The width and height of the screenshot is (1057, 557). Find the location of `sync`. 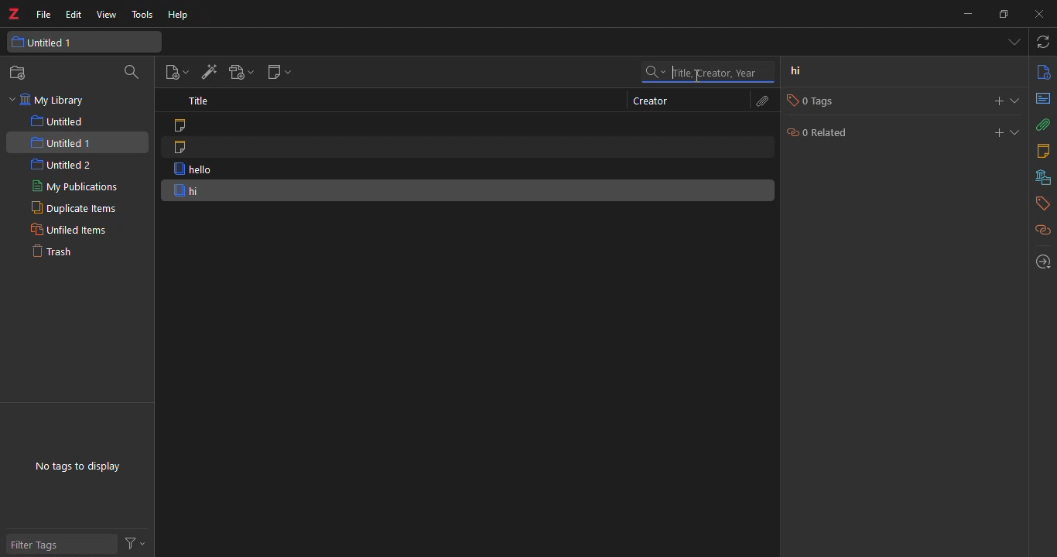

sync is located at coordinates (1041, 42).